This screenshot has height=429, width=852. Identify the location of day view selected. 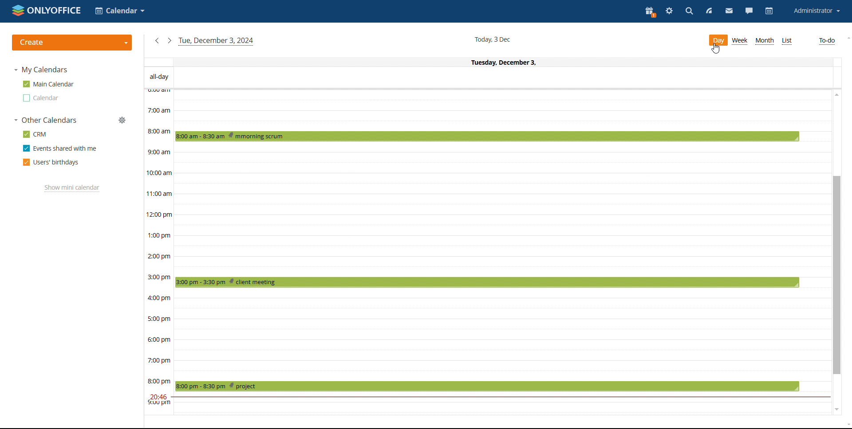
(718, 40).